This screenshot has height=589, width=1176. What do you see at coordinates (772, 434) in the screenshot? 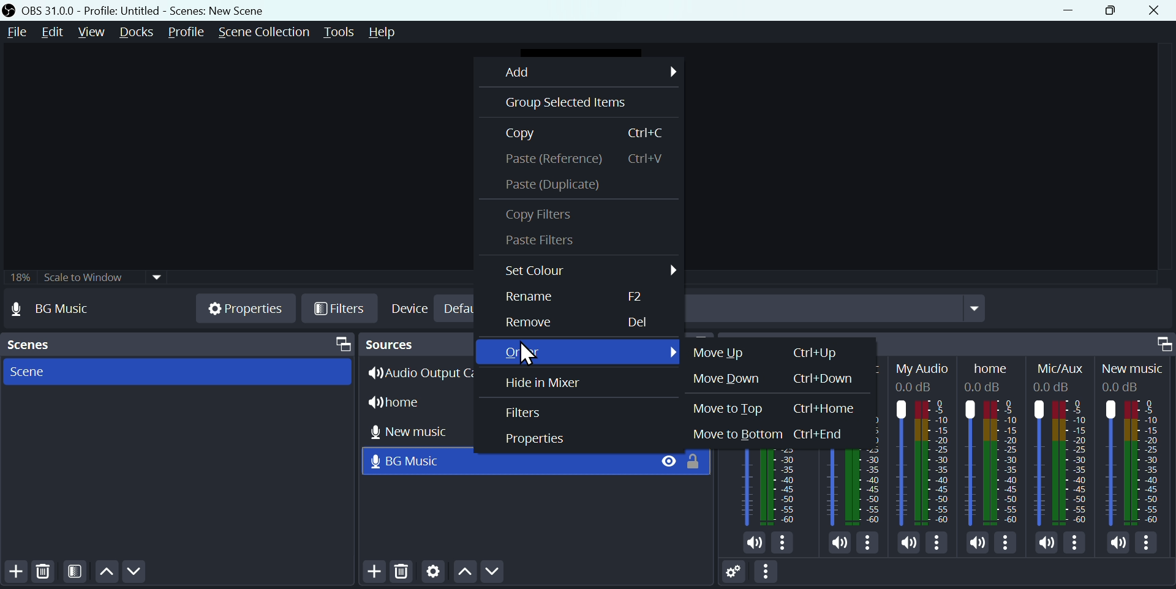
I see `Move to bottom` at bounding box center [772, 434].